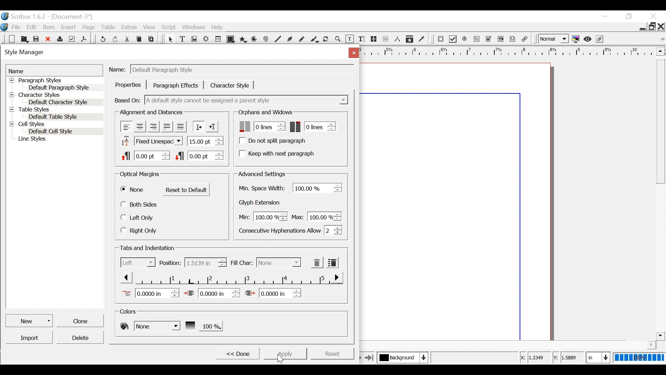 Image resolution: width=666 pixels, height=375 pixels. Describe the element at coordinates (205, 262) in the screenshot. I see `Position of tab` at that location.